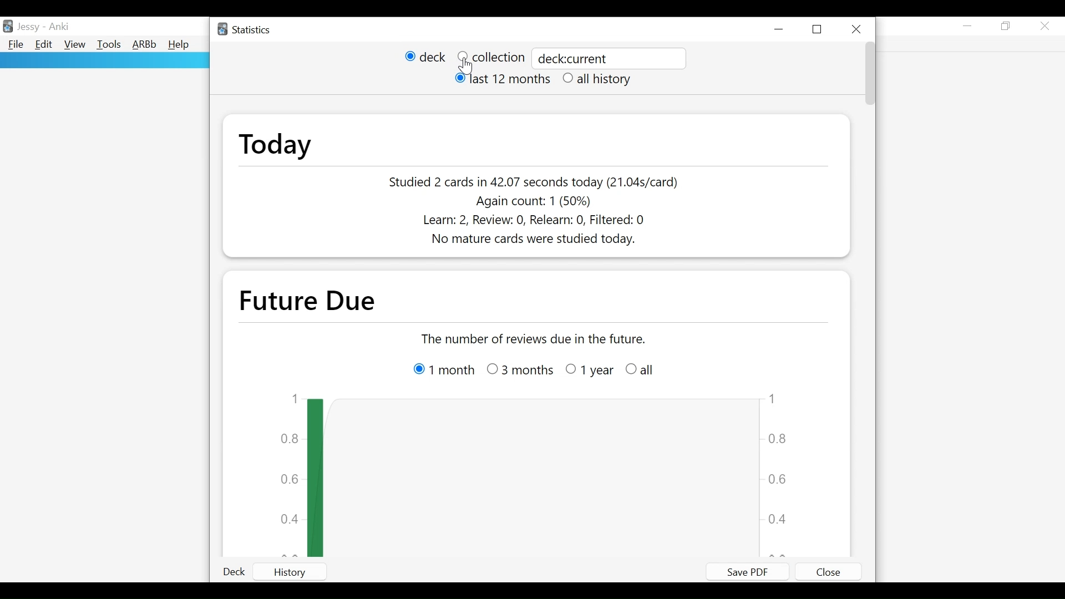 The height and width of the screenshot is (599, 1065). I want to click on Restore, so click(1007, 27).